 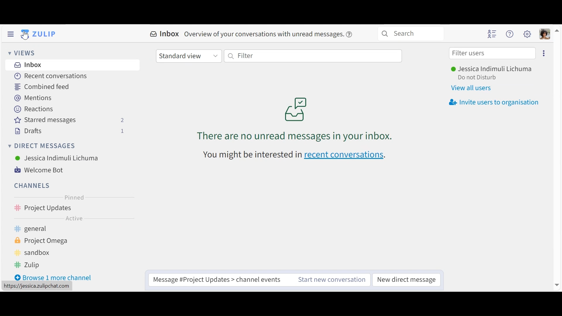 I want to click on Pinned, so click(x=76, y=197).